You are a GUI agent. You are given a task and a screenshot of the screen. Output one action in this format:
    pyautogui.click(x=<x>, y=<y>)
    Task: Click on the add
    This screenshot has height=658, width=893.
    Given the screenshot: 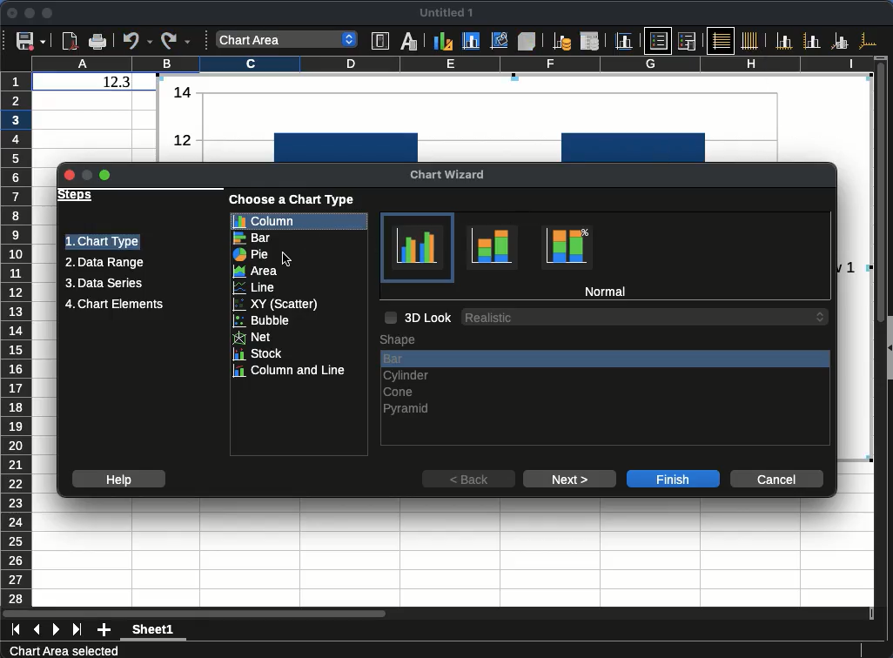 What is the action you would take?
    pyautogui.click(x=104, y=630)
    